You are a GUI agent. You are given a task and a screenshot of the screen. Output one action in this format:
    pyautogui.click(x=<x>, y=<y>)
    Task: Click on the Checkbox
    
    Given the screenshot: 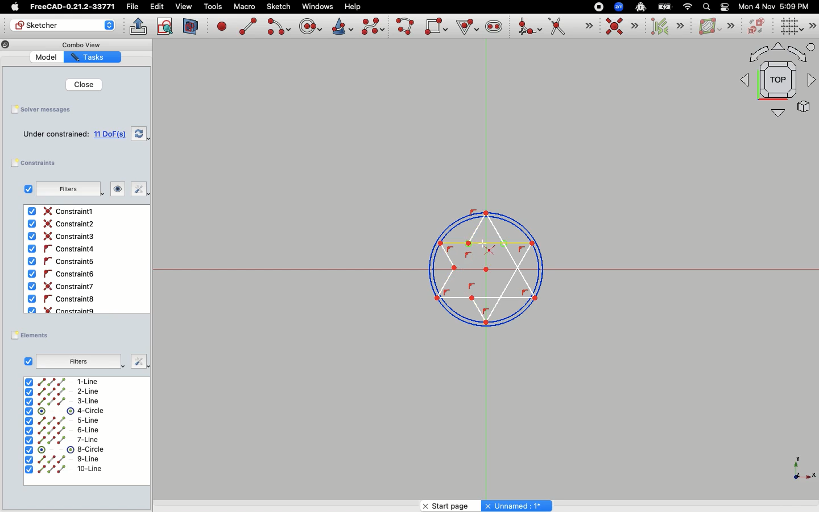 What is the action you would take?
    pyautogui.click(x=26, y=189)
    